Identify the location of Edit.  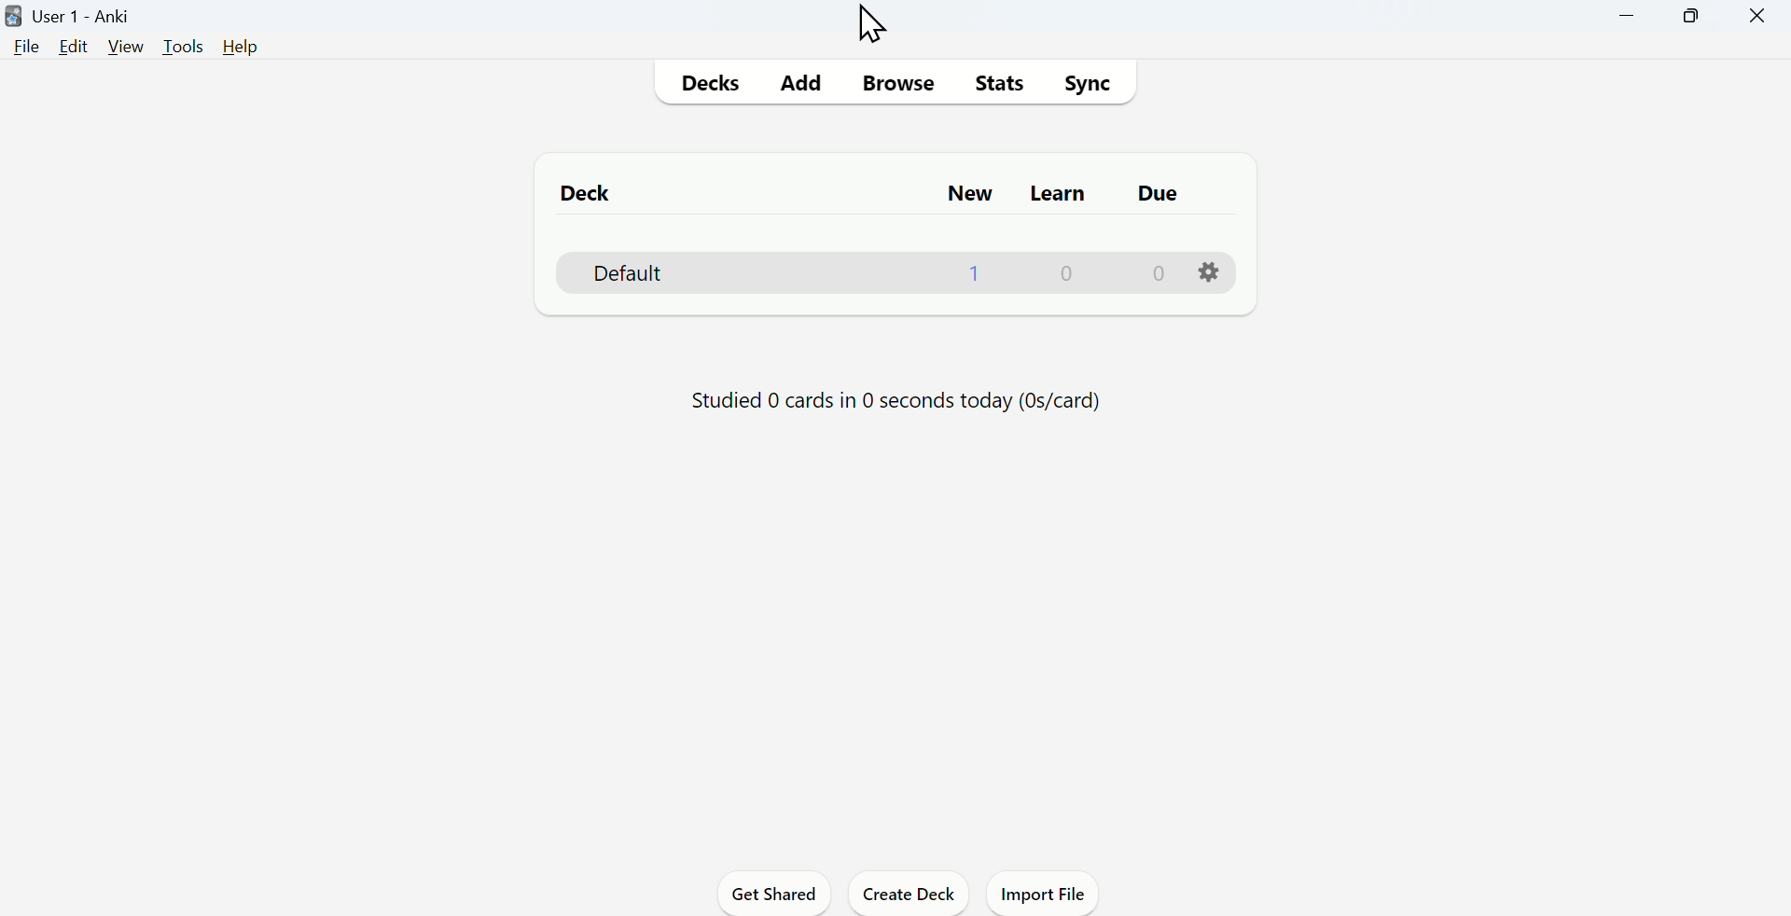
(73, 48).